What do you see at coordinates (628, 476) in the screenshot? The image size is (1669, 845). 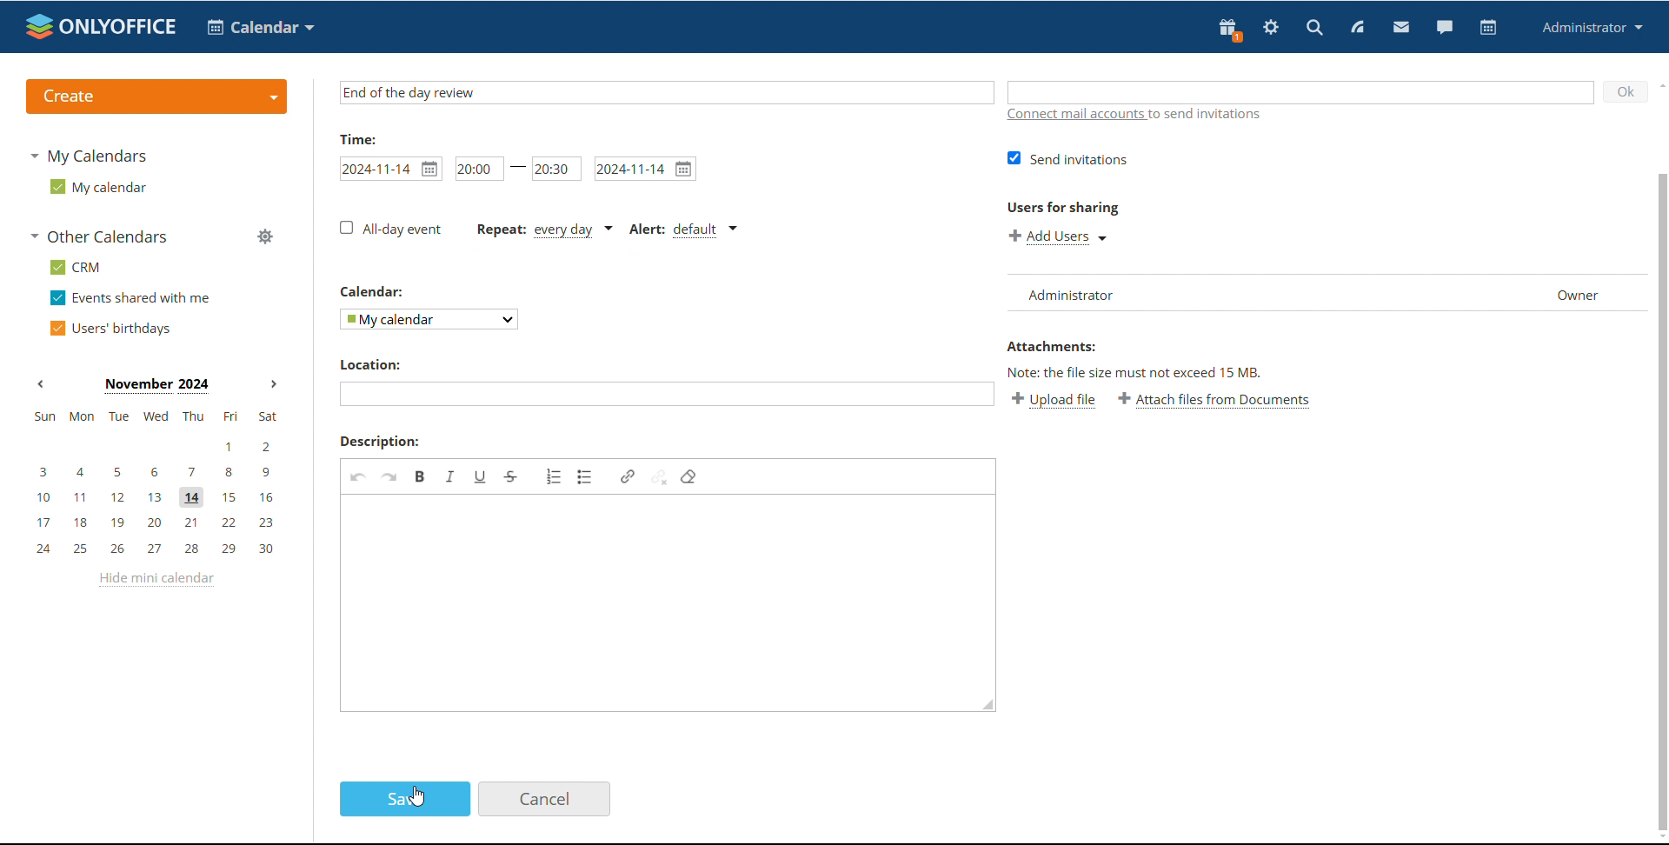 I see `link` at bounding box center [628, 476].